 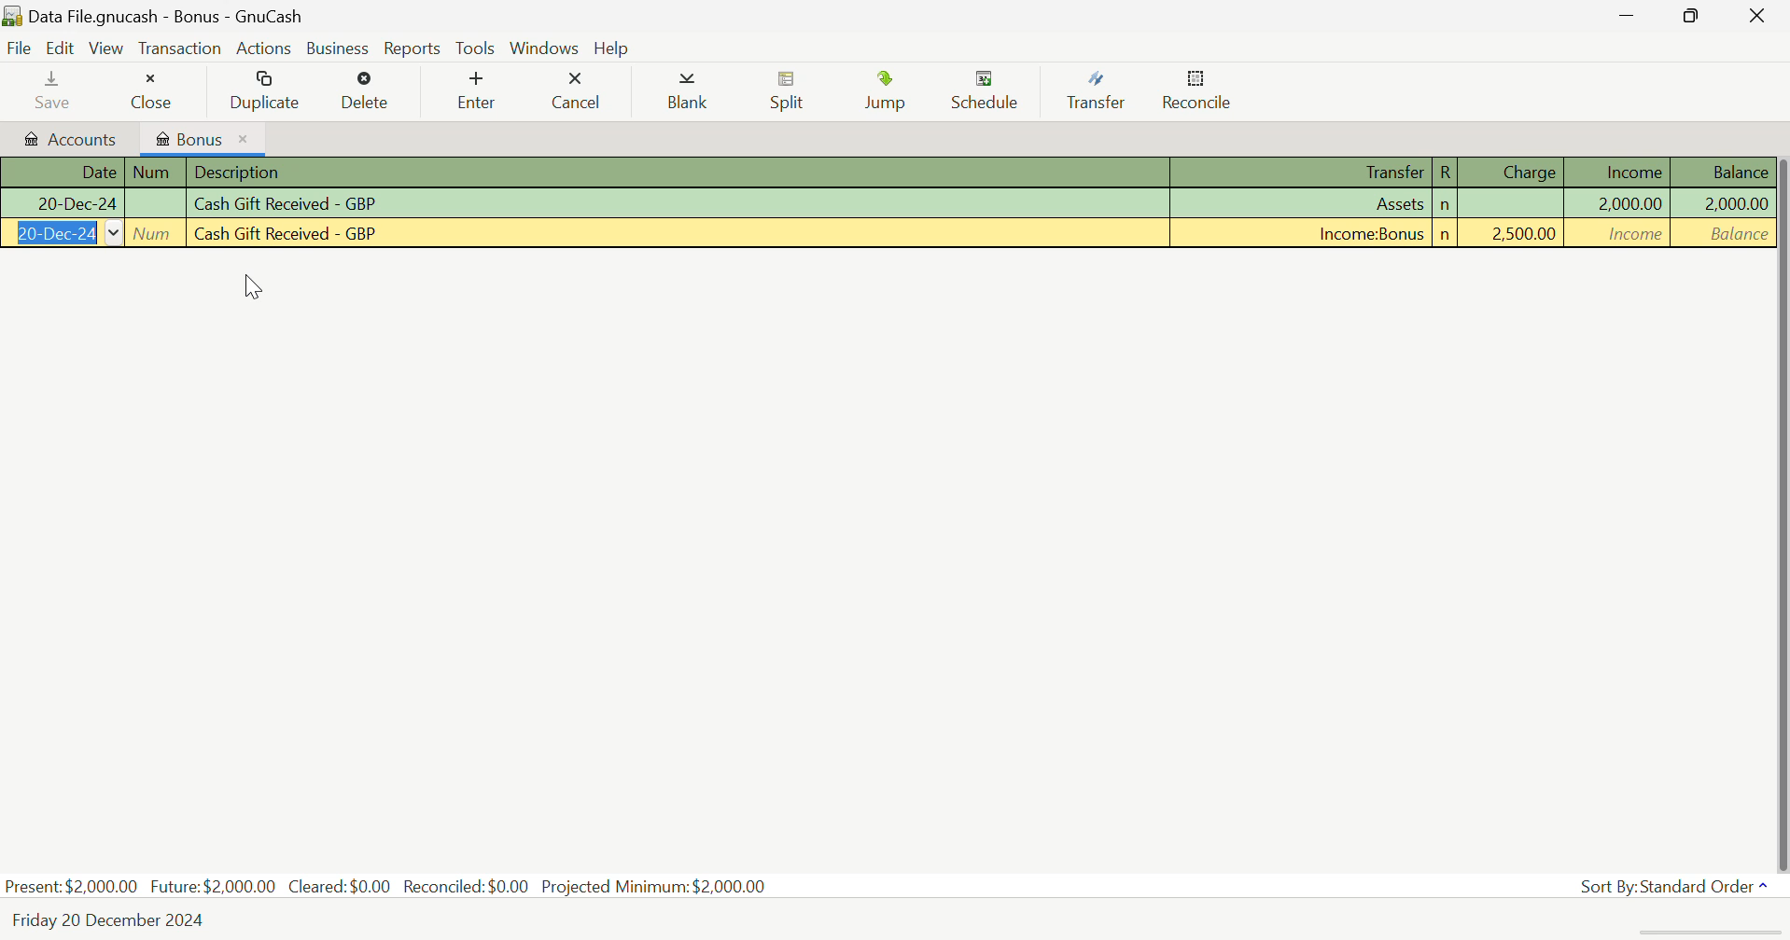 What do you see at coordinates (344, 886) in the screenshot?
I see `Cleared` at bounding box center [344, 886].